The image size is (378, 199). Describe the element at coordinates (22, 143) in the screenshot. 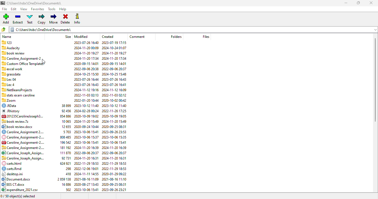

I see ` Caroline Assignment-2.` at that location.